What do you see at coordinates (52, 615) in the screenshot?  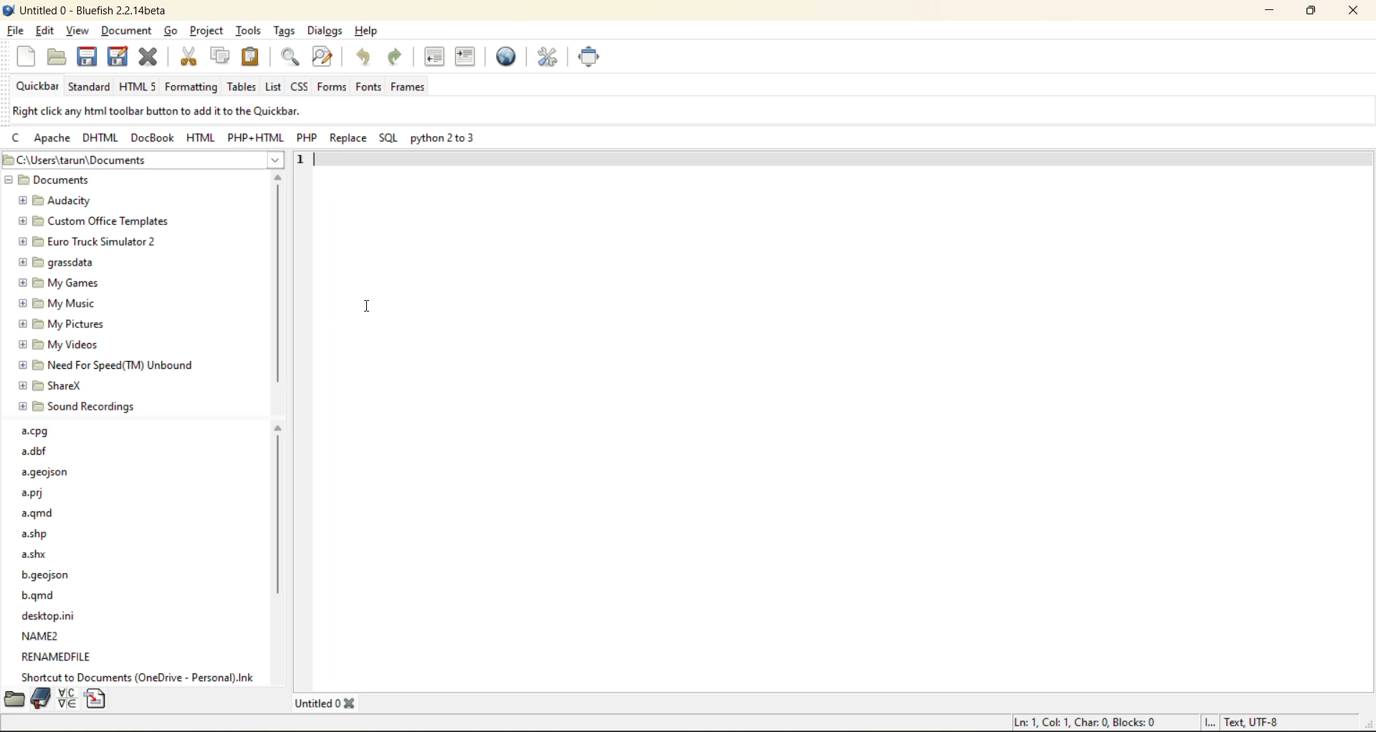 I see `desktop.ini` at bounding box center [52, 615].